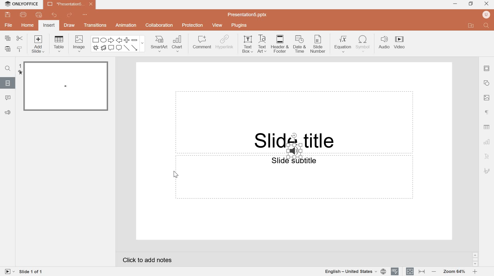  Describe the element at coordinates (475, 255) in the screenshot. I see `scroll up` at that location.